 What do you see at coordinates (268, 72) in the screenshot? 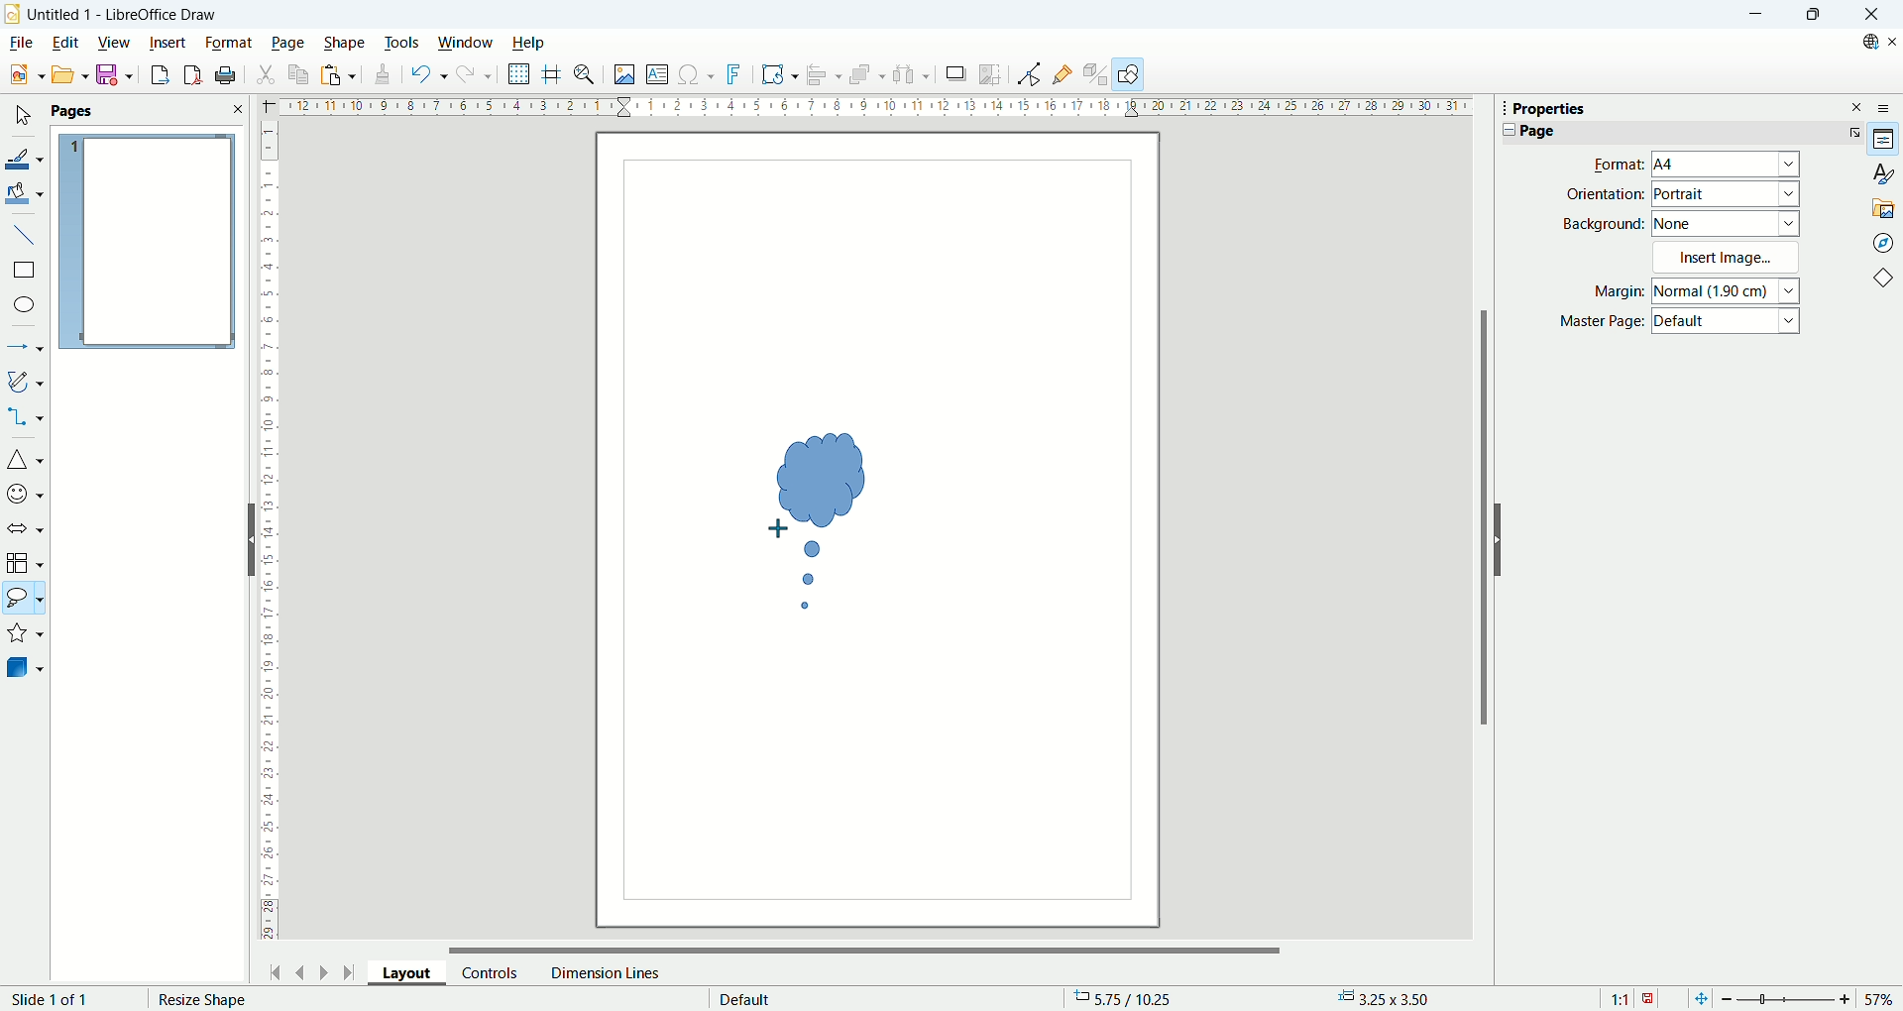
I see `cut` at bounding box center [268, 72].